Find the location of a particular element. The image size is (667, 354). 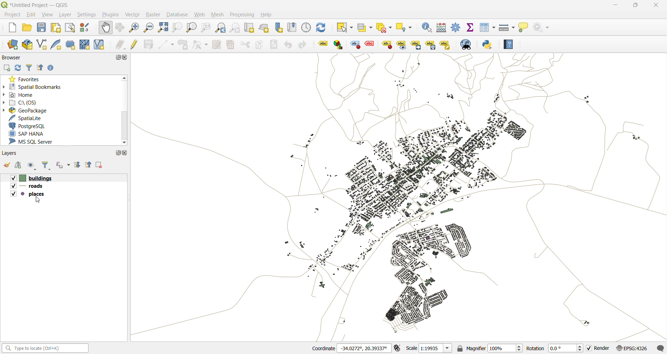

style manager is located at coordinates (86, 28).